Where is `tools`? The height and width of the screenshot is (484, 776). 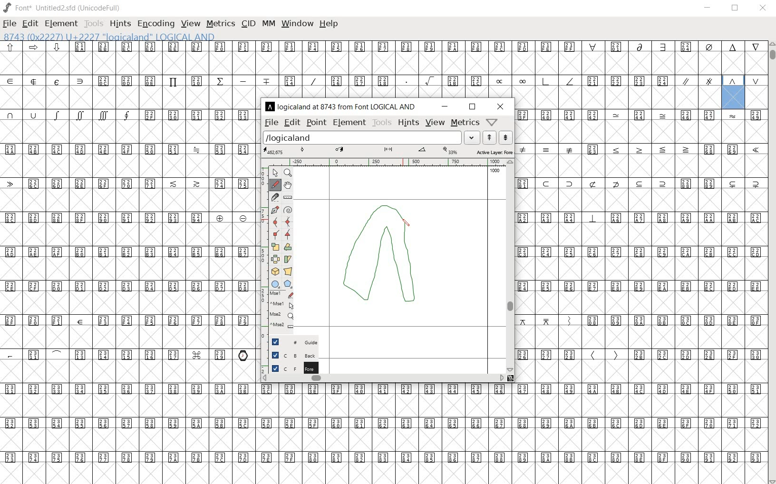
tools is located at coordinates (94, 23).